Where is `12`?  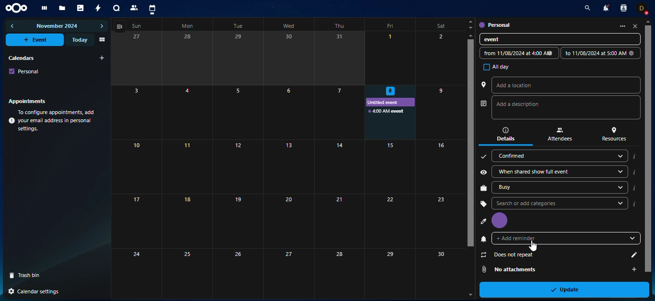 12 is located at coordinates (235, 166).